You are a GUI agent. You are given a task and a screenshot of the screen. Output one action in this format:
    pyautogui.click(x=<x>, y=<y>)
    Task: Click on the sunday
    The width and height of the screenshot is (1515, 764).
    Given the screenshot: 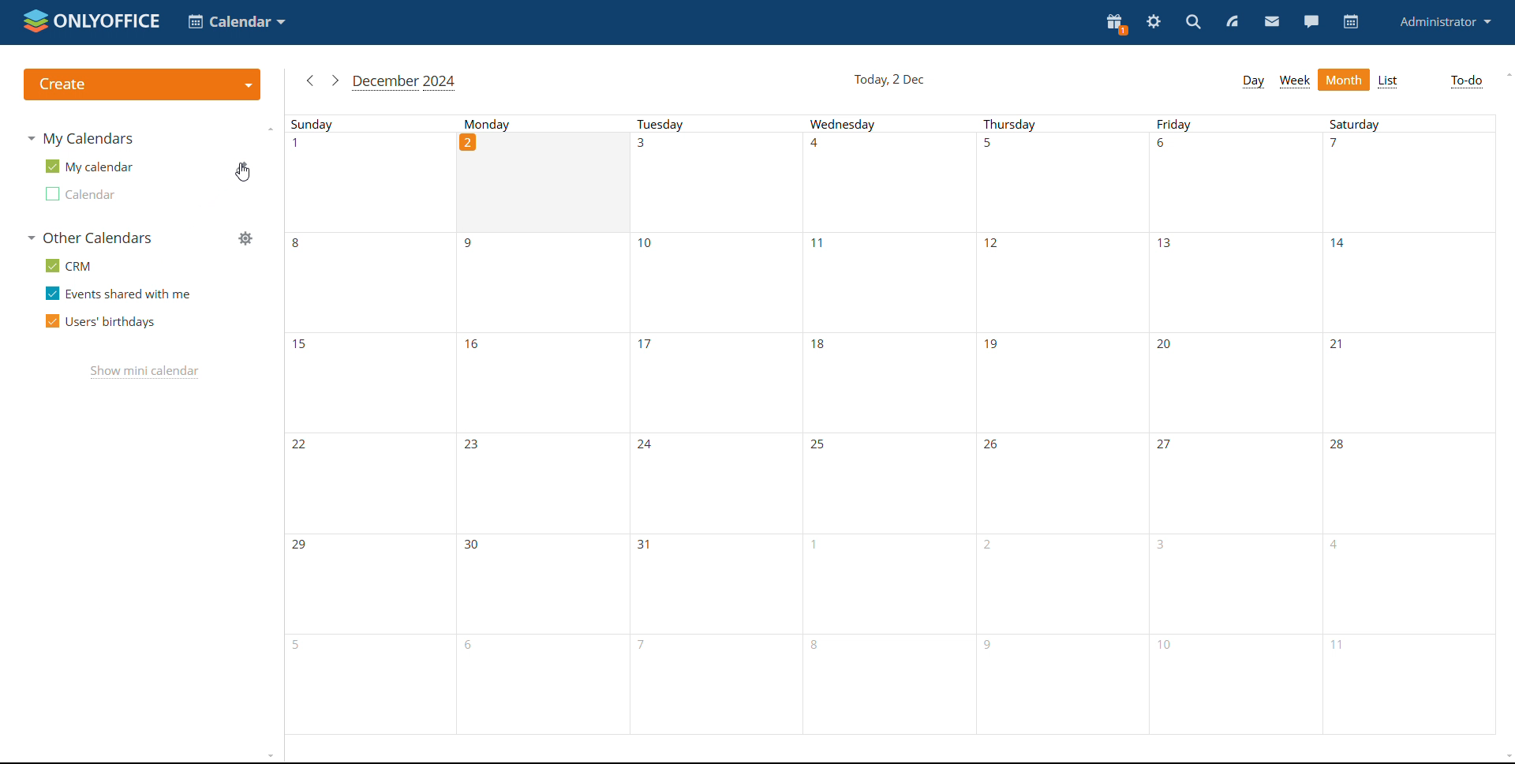 What is the action you would take?
    pyautogui.click(x=354, y=124)
    